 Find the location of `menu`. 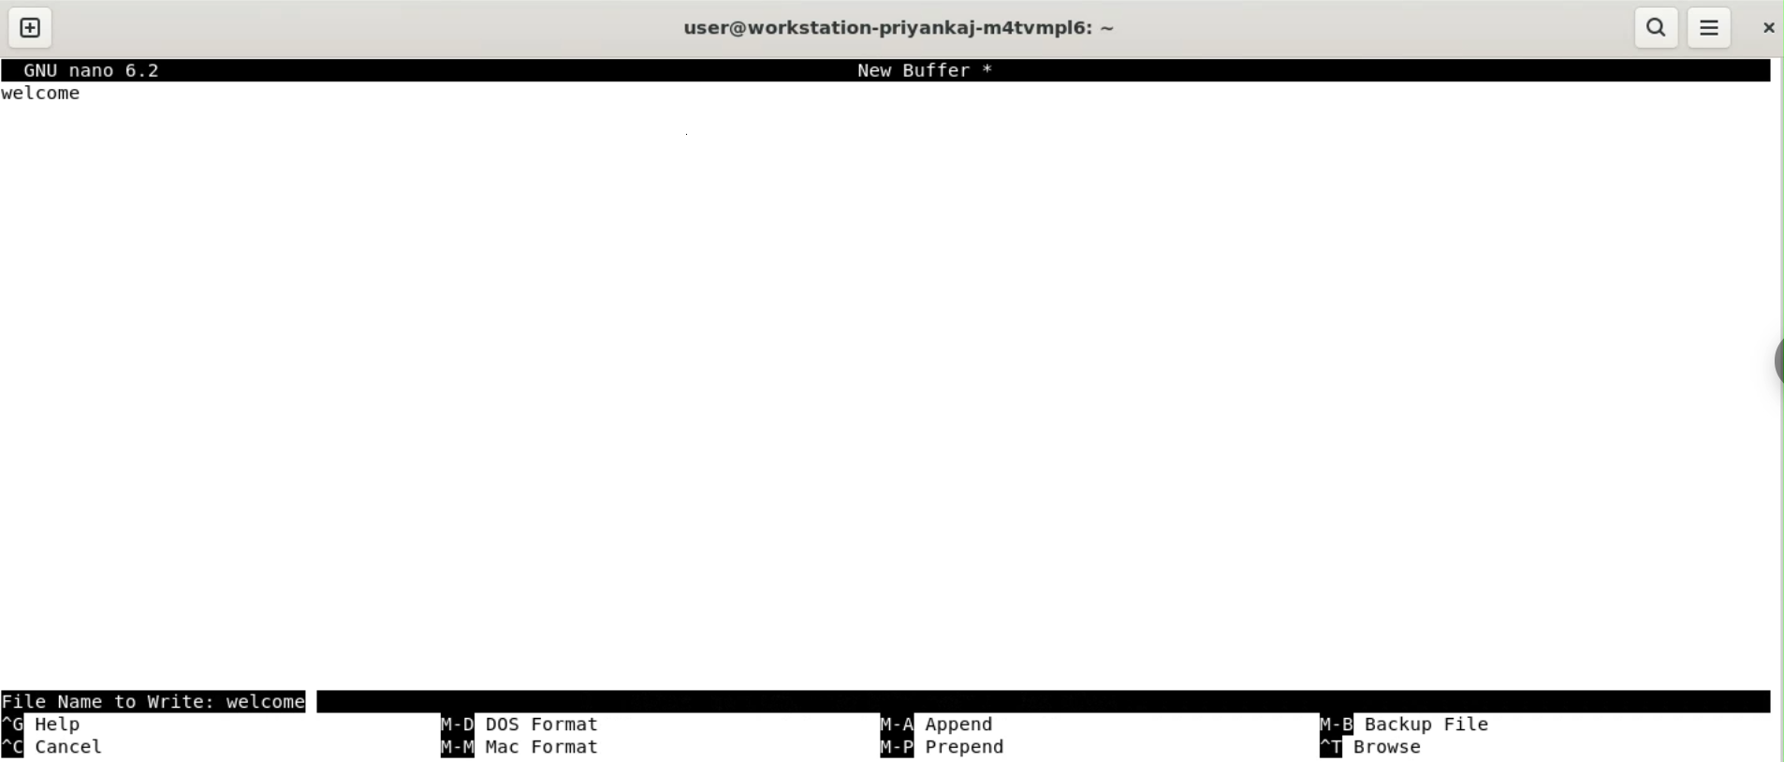

menu is located at coordinates (1708, 27).